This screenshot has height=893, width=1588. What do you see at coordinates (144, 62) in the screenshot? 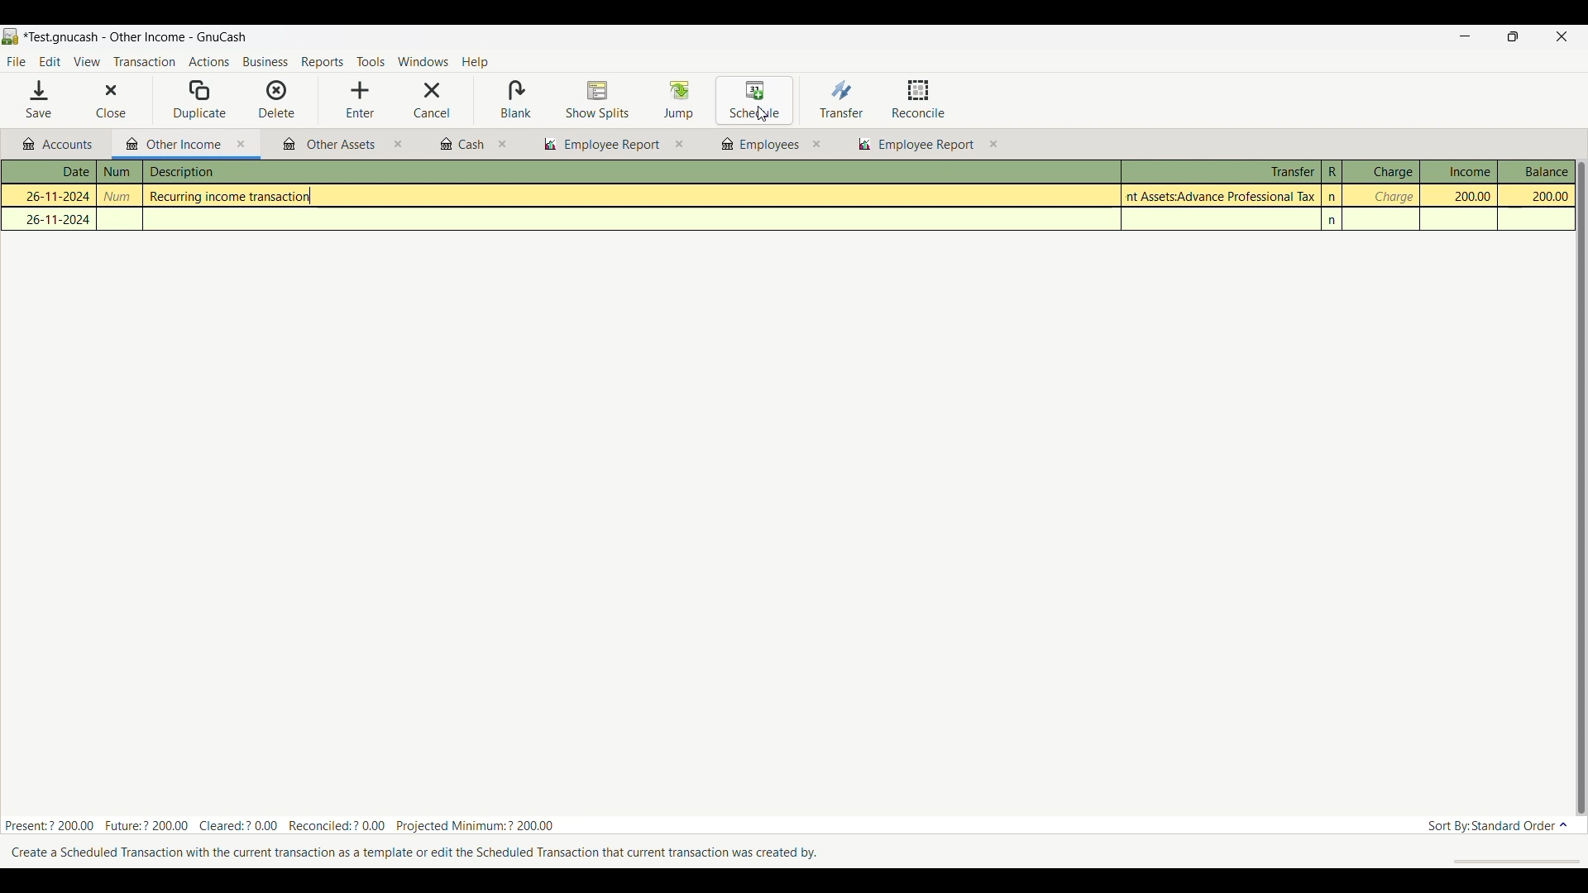
I see `Transaction menu` at bounding box center [144, 62].